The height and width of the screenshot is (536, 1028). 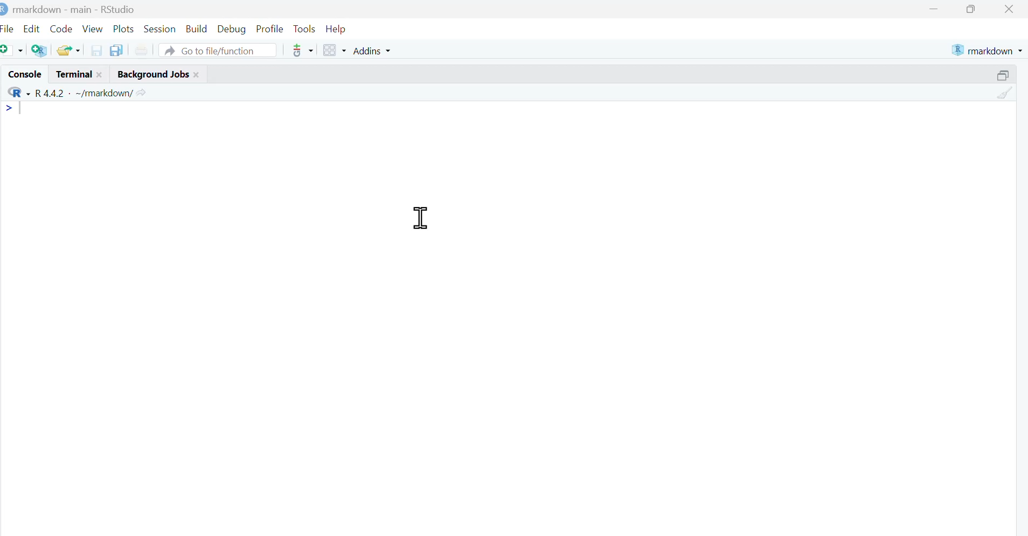 I want to click on minimize, so click(x=933, y=9).